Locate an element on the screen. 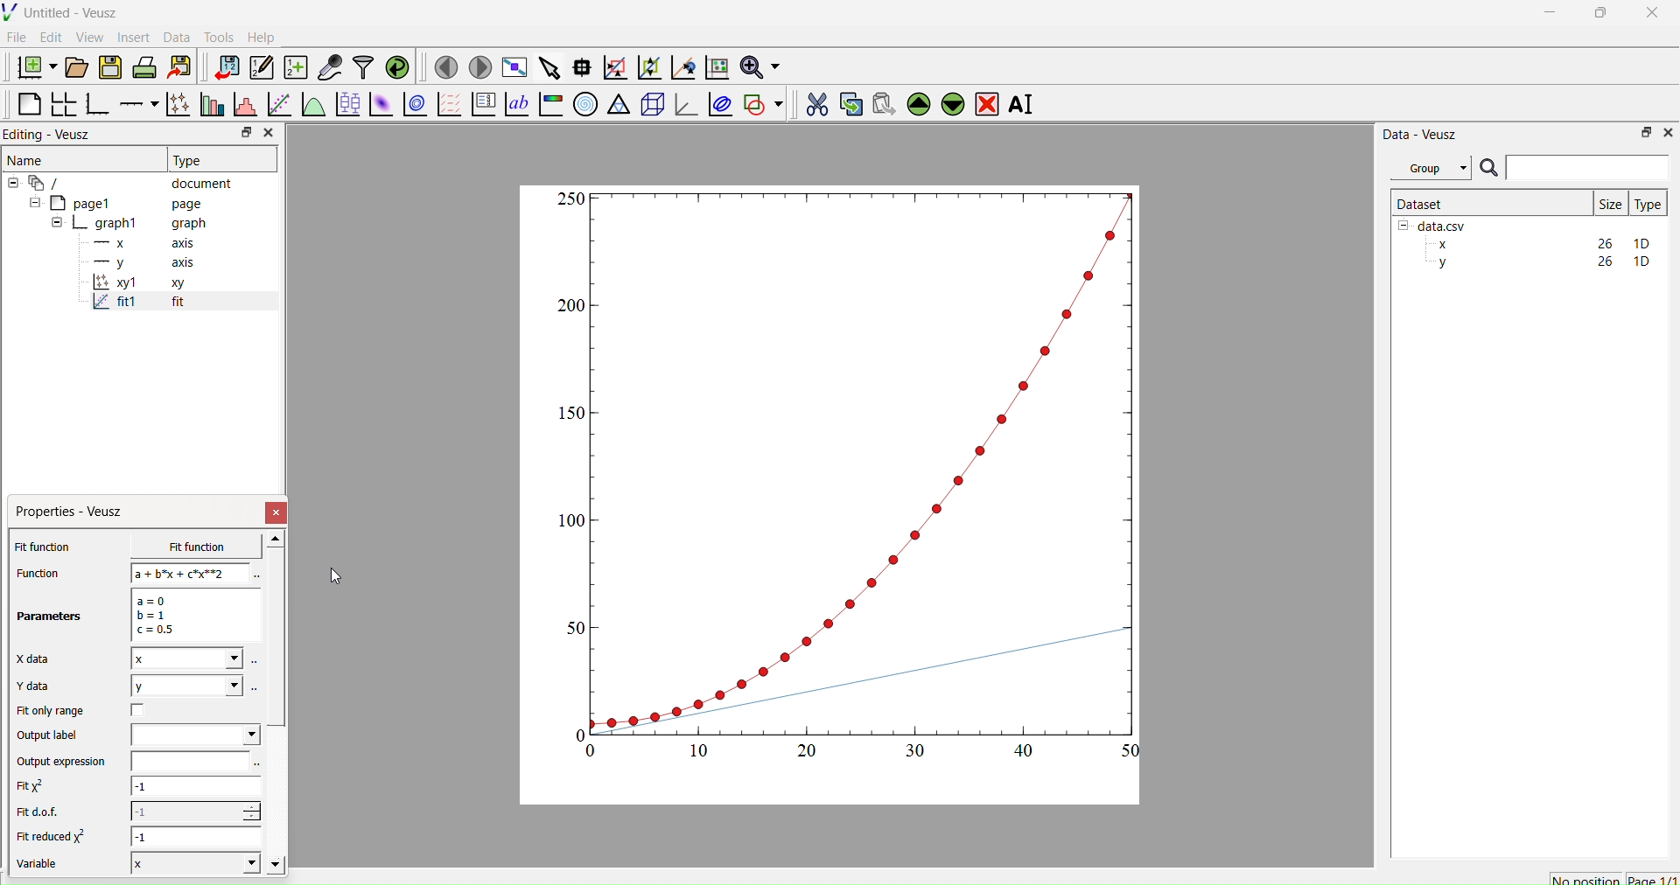 Image resolution: width=1680 pixels, height=885 pixels. graph1 graph is located at coordinates (129, 224).